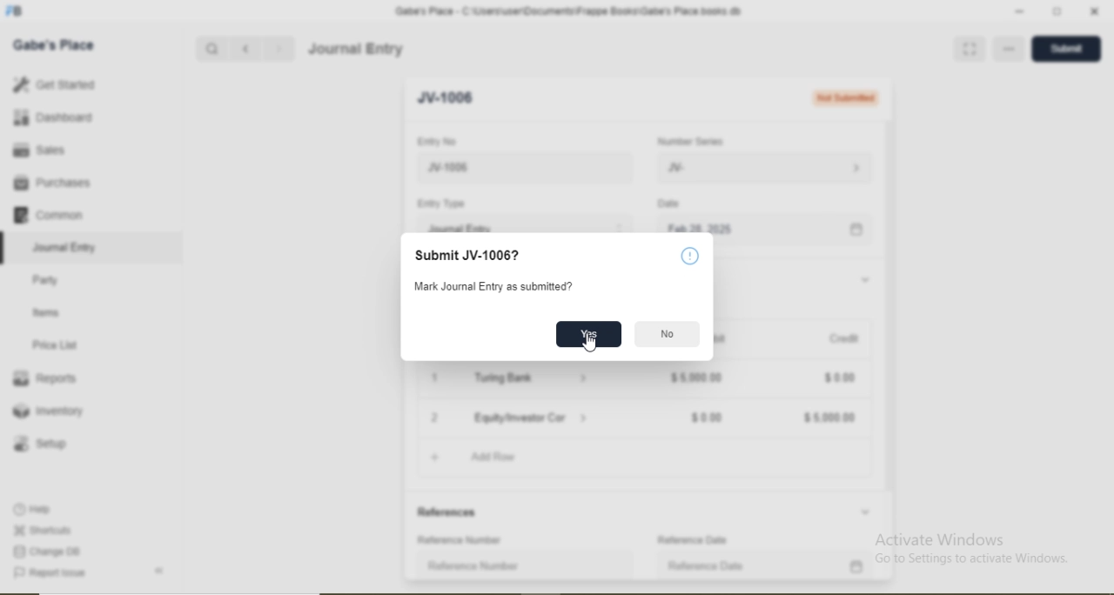 This screenshot has height=595, width=1114. I want to click on Credit, so click(844, 338).